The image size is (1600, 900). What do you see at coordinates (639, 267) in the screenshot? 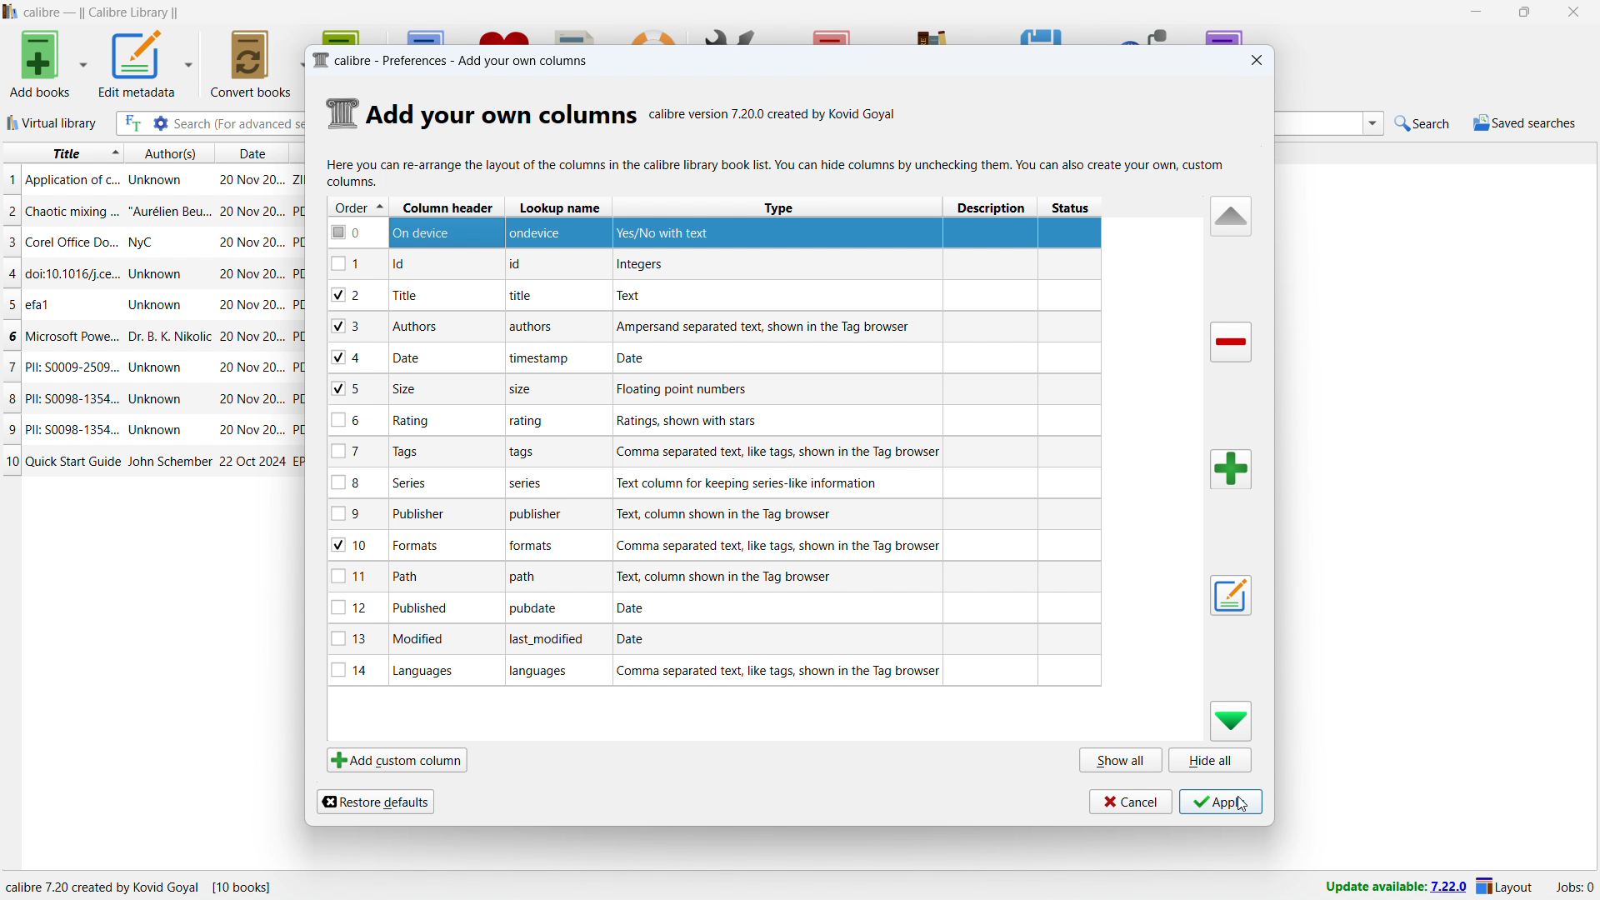
I see `Integers` at bounding box center [639, 267].